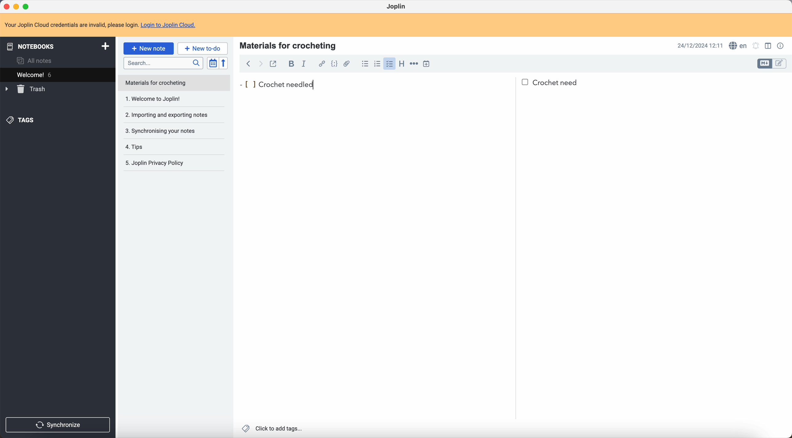  What do you see at coordinates (18, 7) in the screenshot?
I see `minimize` at bounding box center [18, 7].